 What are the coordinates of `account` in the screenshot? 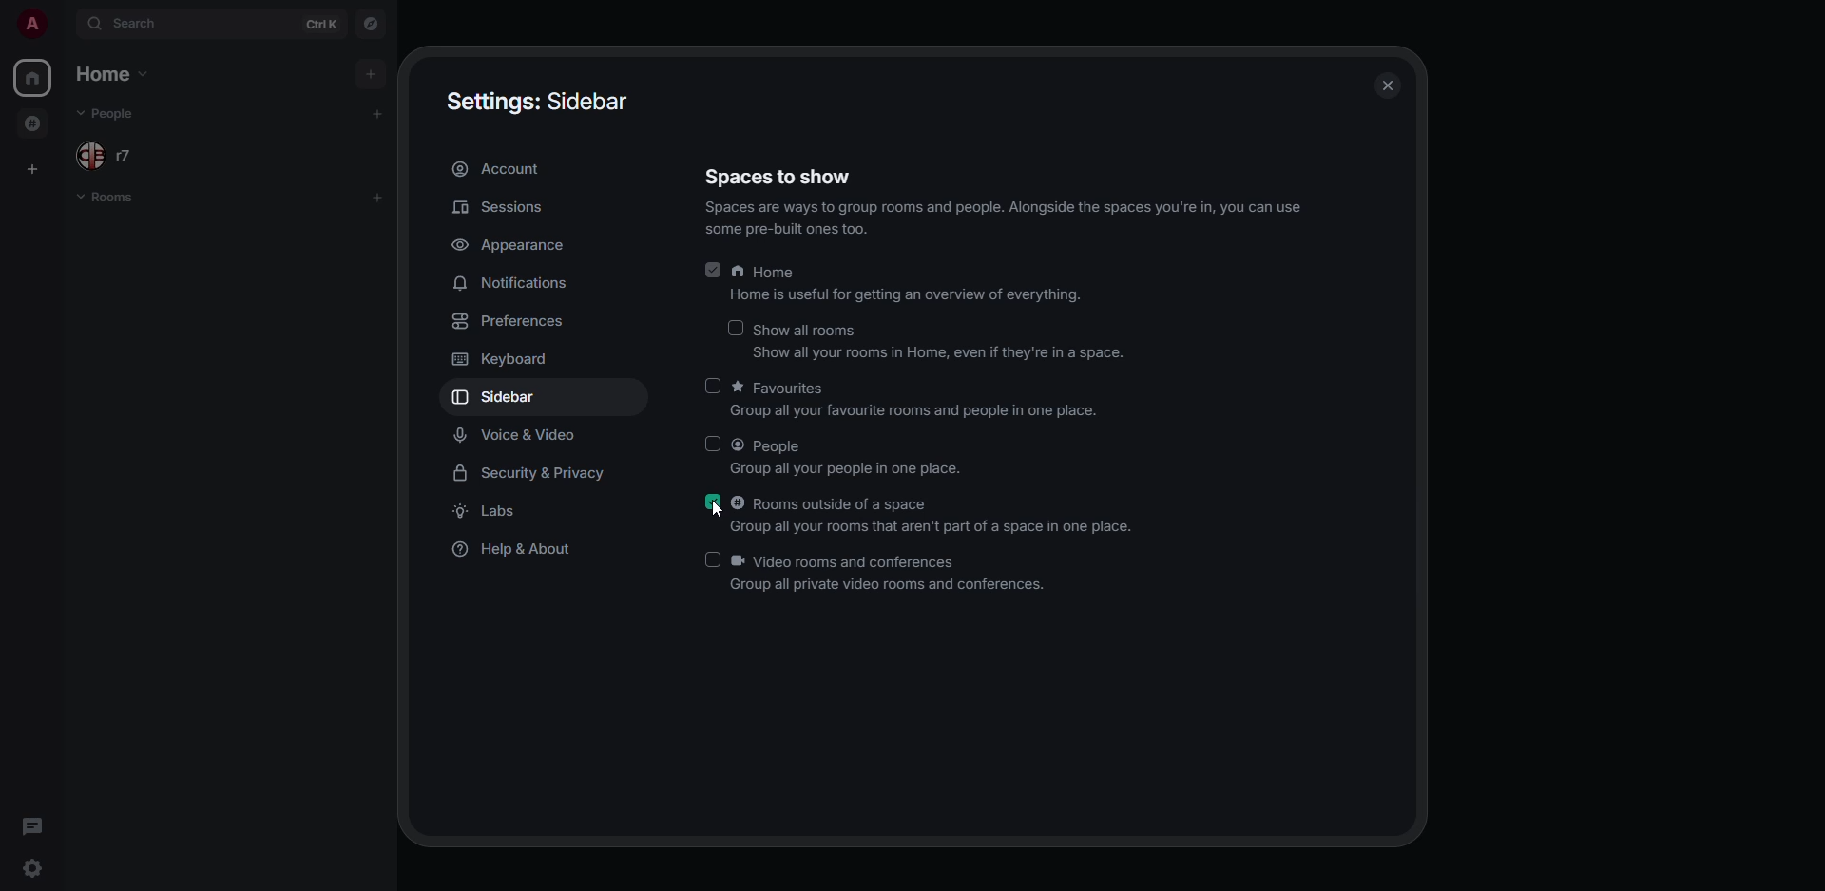 It's located at (504, 169).